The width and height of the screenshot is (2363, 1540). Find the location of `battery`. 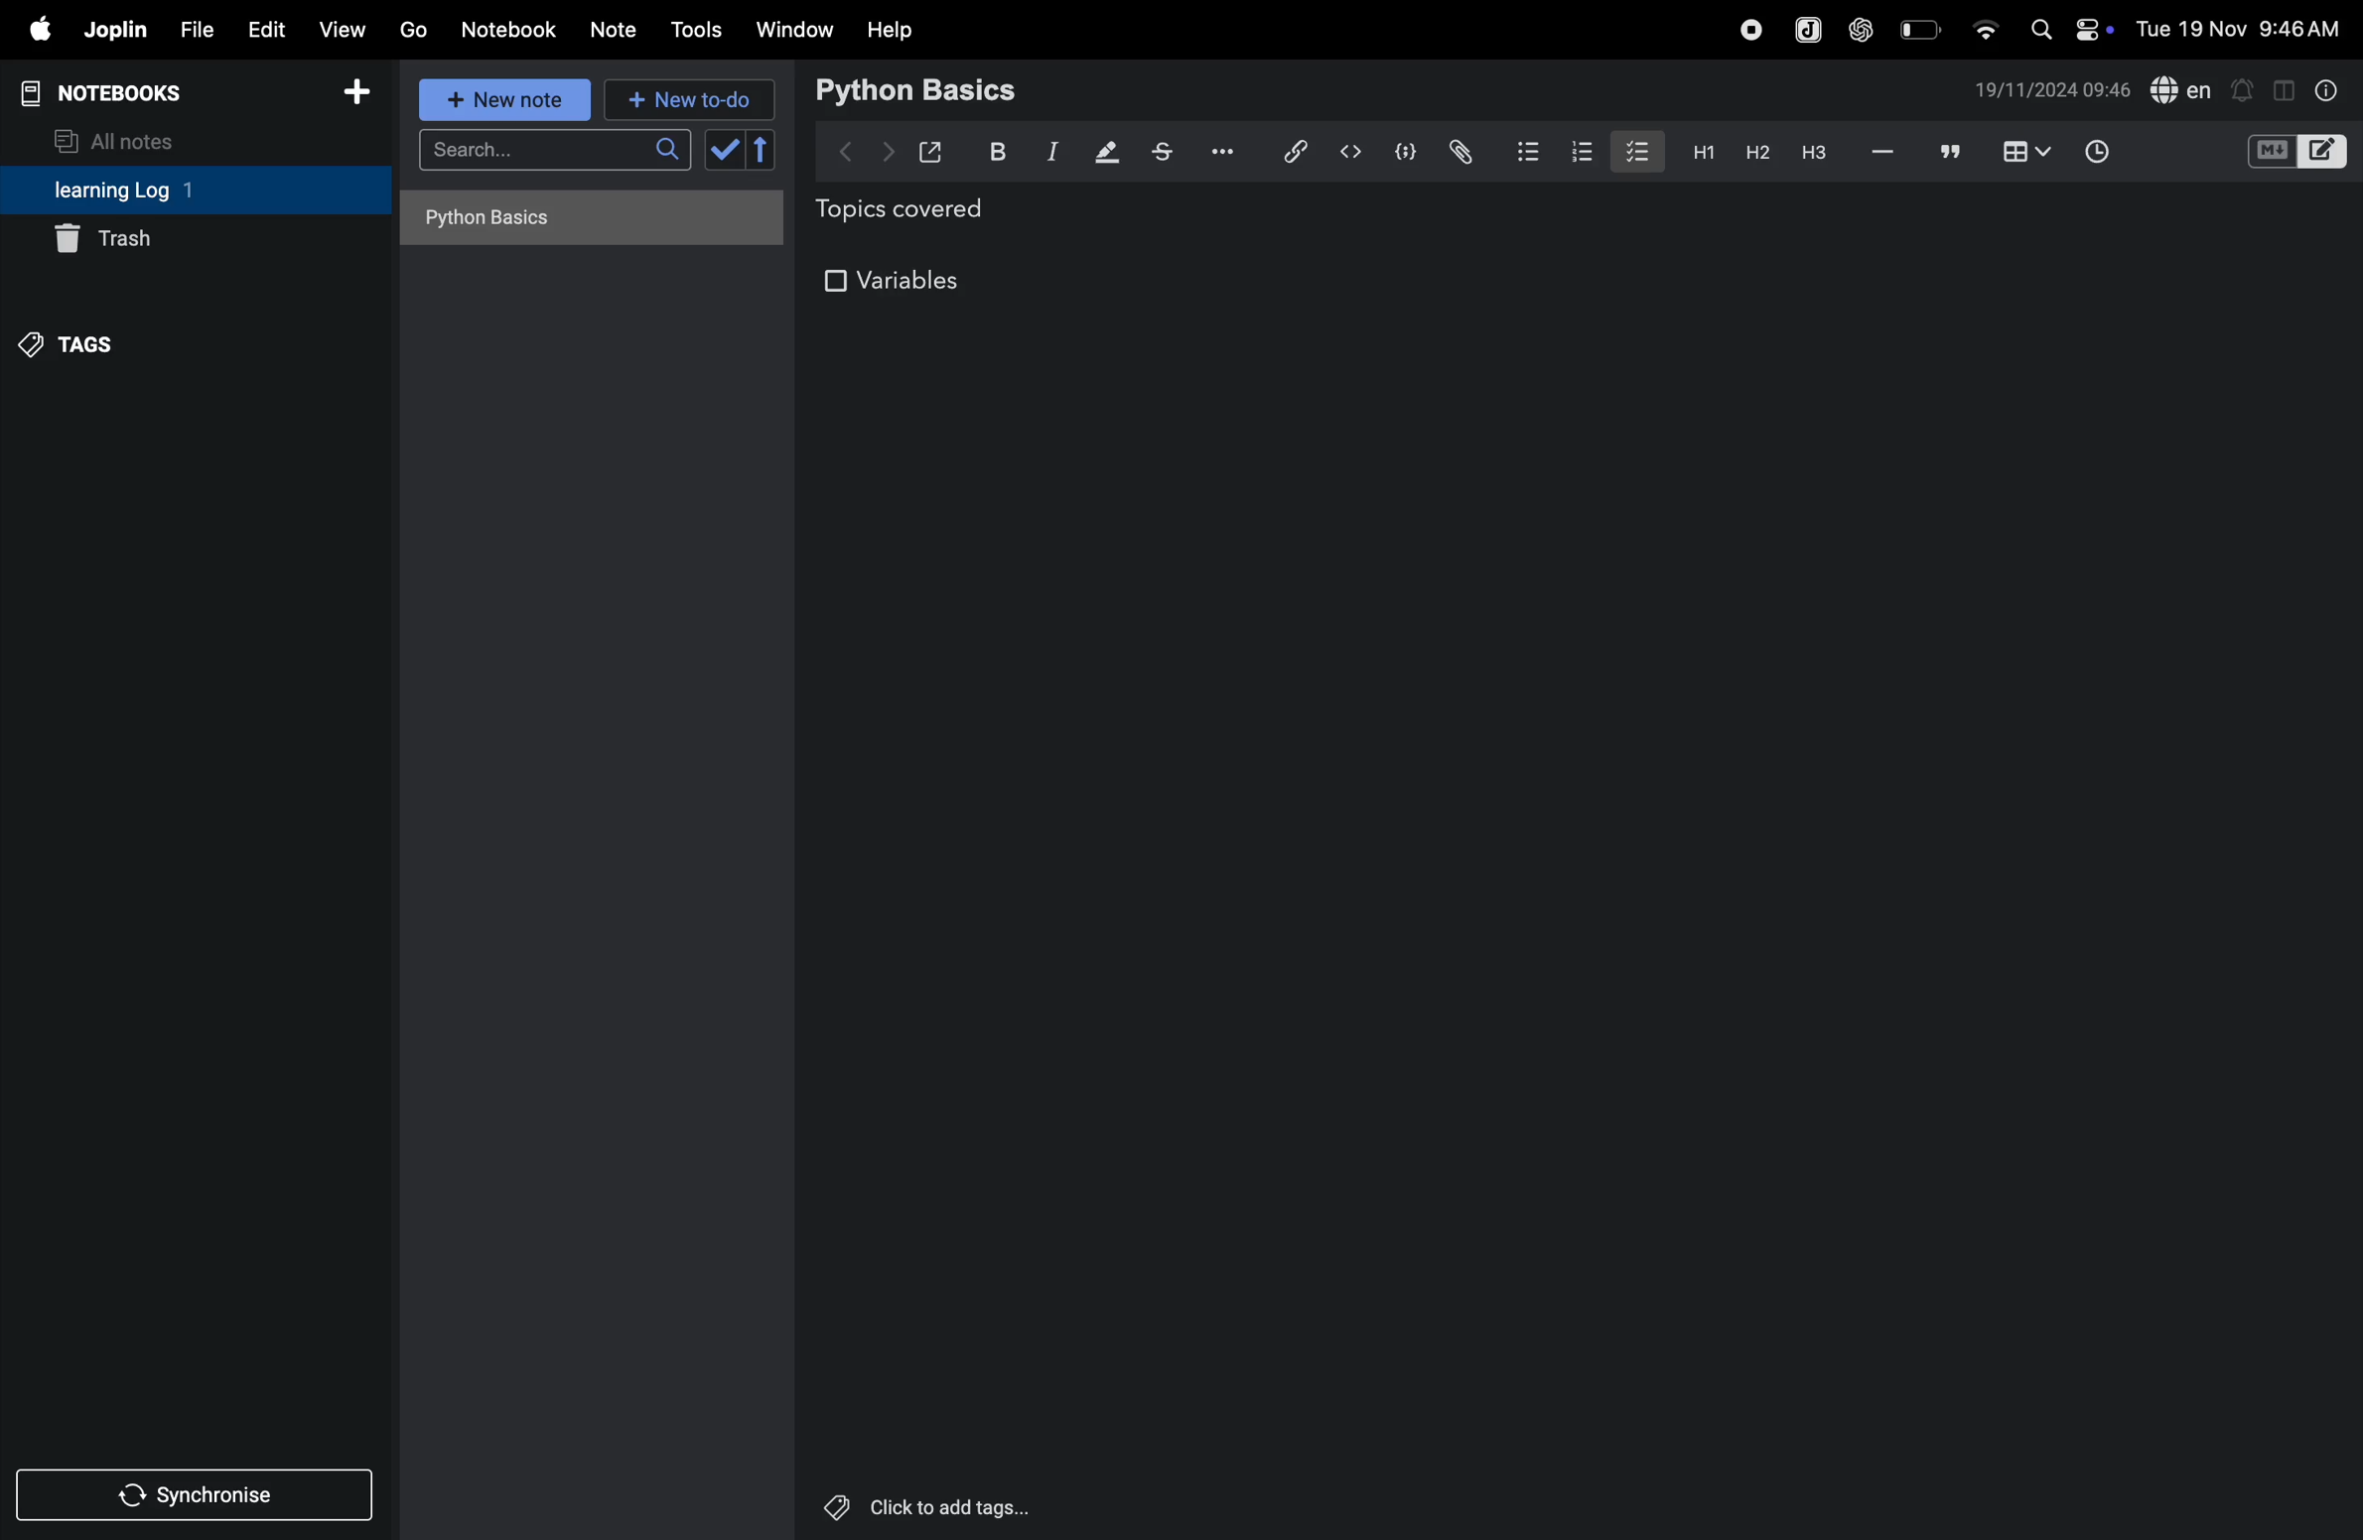

battery is located at coordinates (1922, 28).